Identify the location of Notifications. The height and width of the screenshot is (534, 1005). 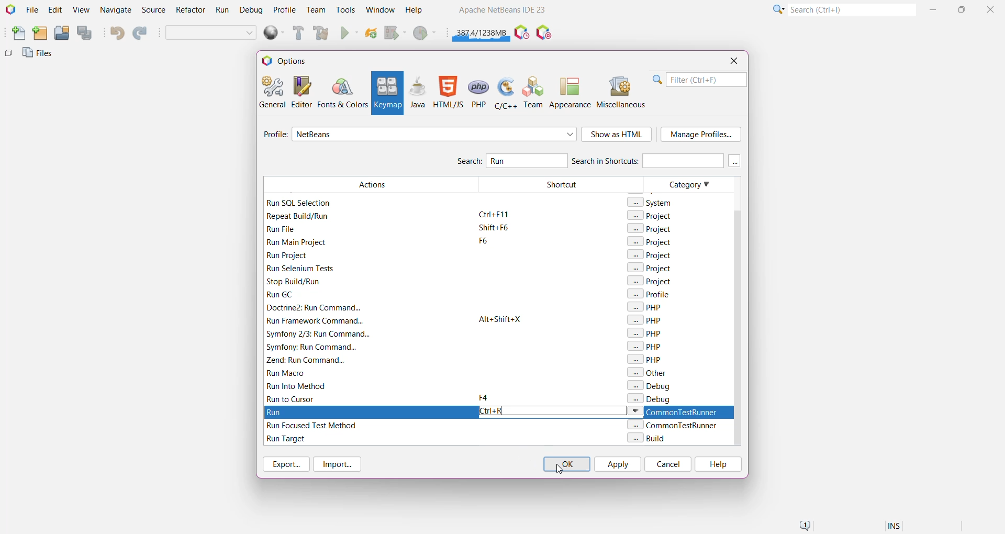
(804, 526).